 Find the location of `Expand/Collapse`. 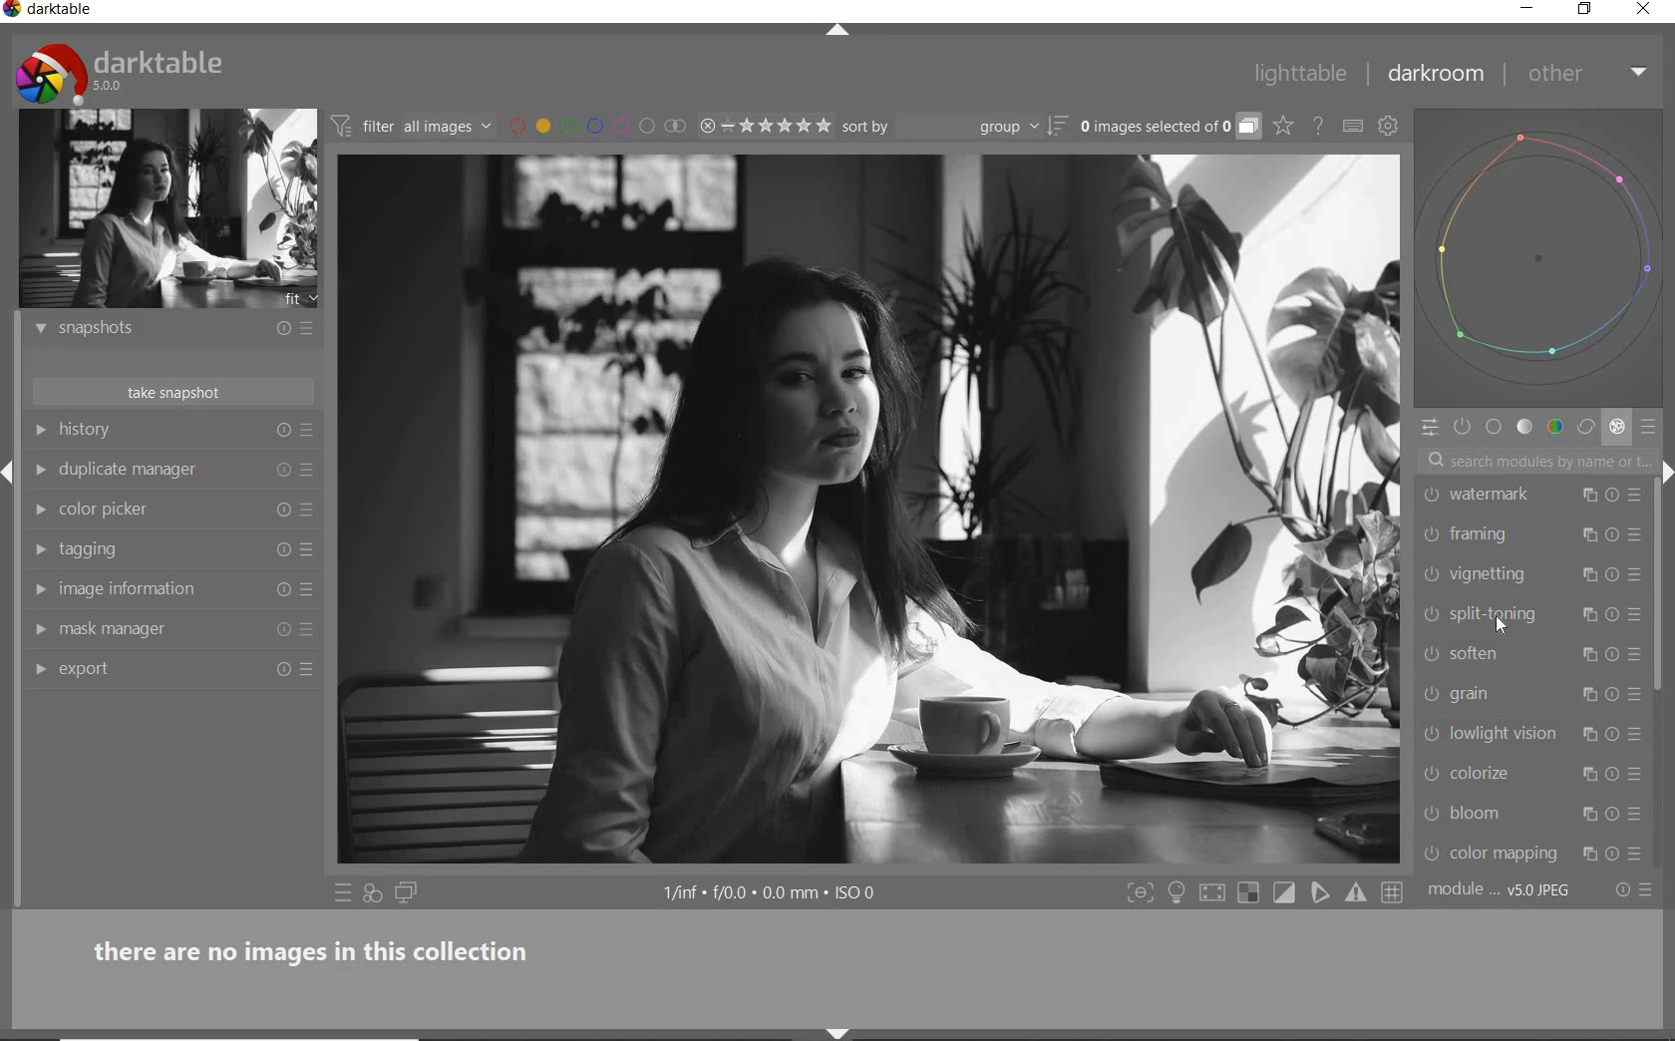

Expand/Collapse is located at coordinates (10, 467).